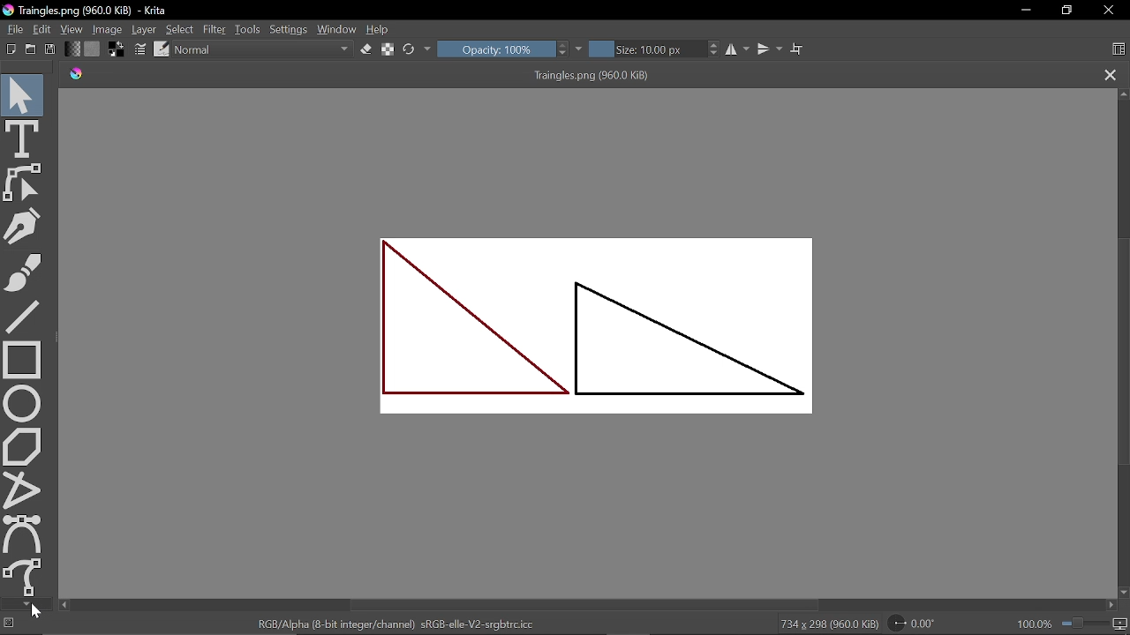 The image size is (1130, 635). What do you see at coordinates (648, 49) in the screenshot?
I see `Size: 10.00 px` at bounding box center [648, 49].